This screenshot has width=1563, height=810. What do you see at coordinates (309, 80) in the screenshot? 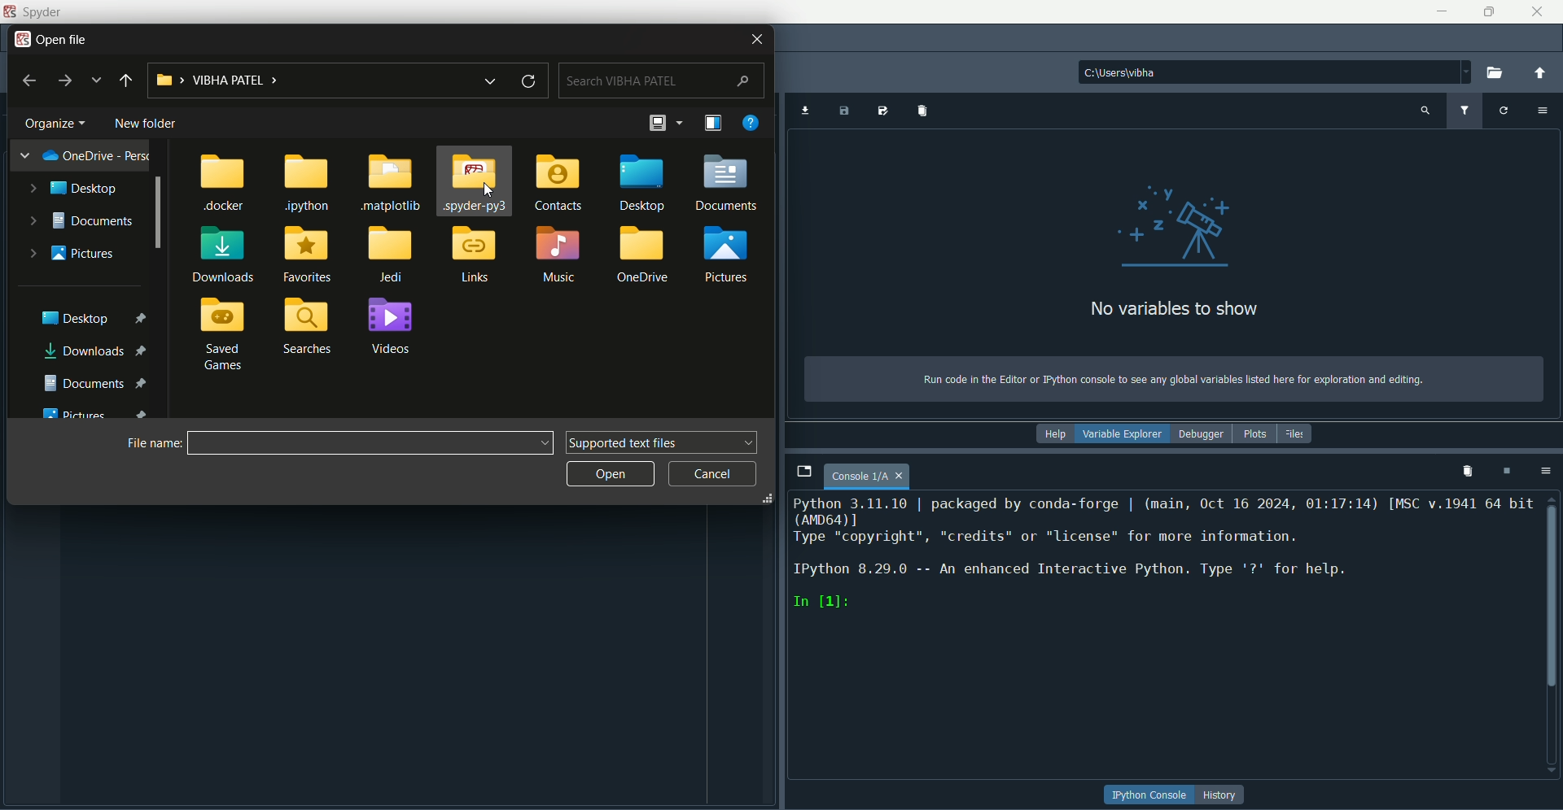
I see `folder path` at bounding box center [309, 80].